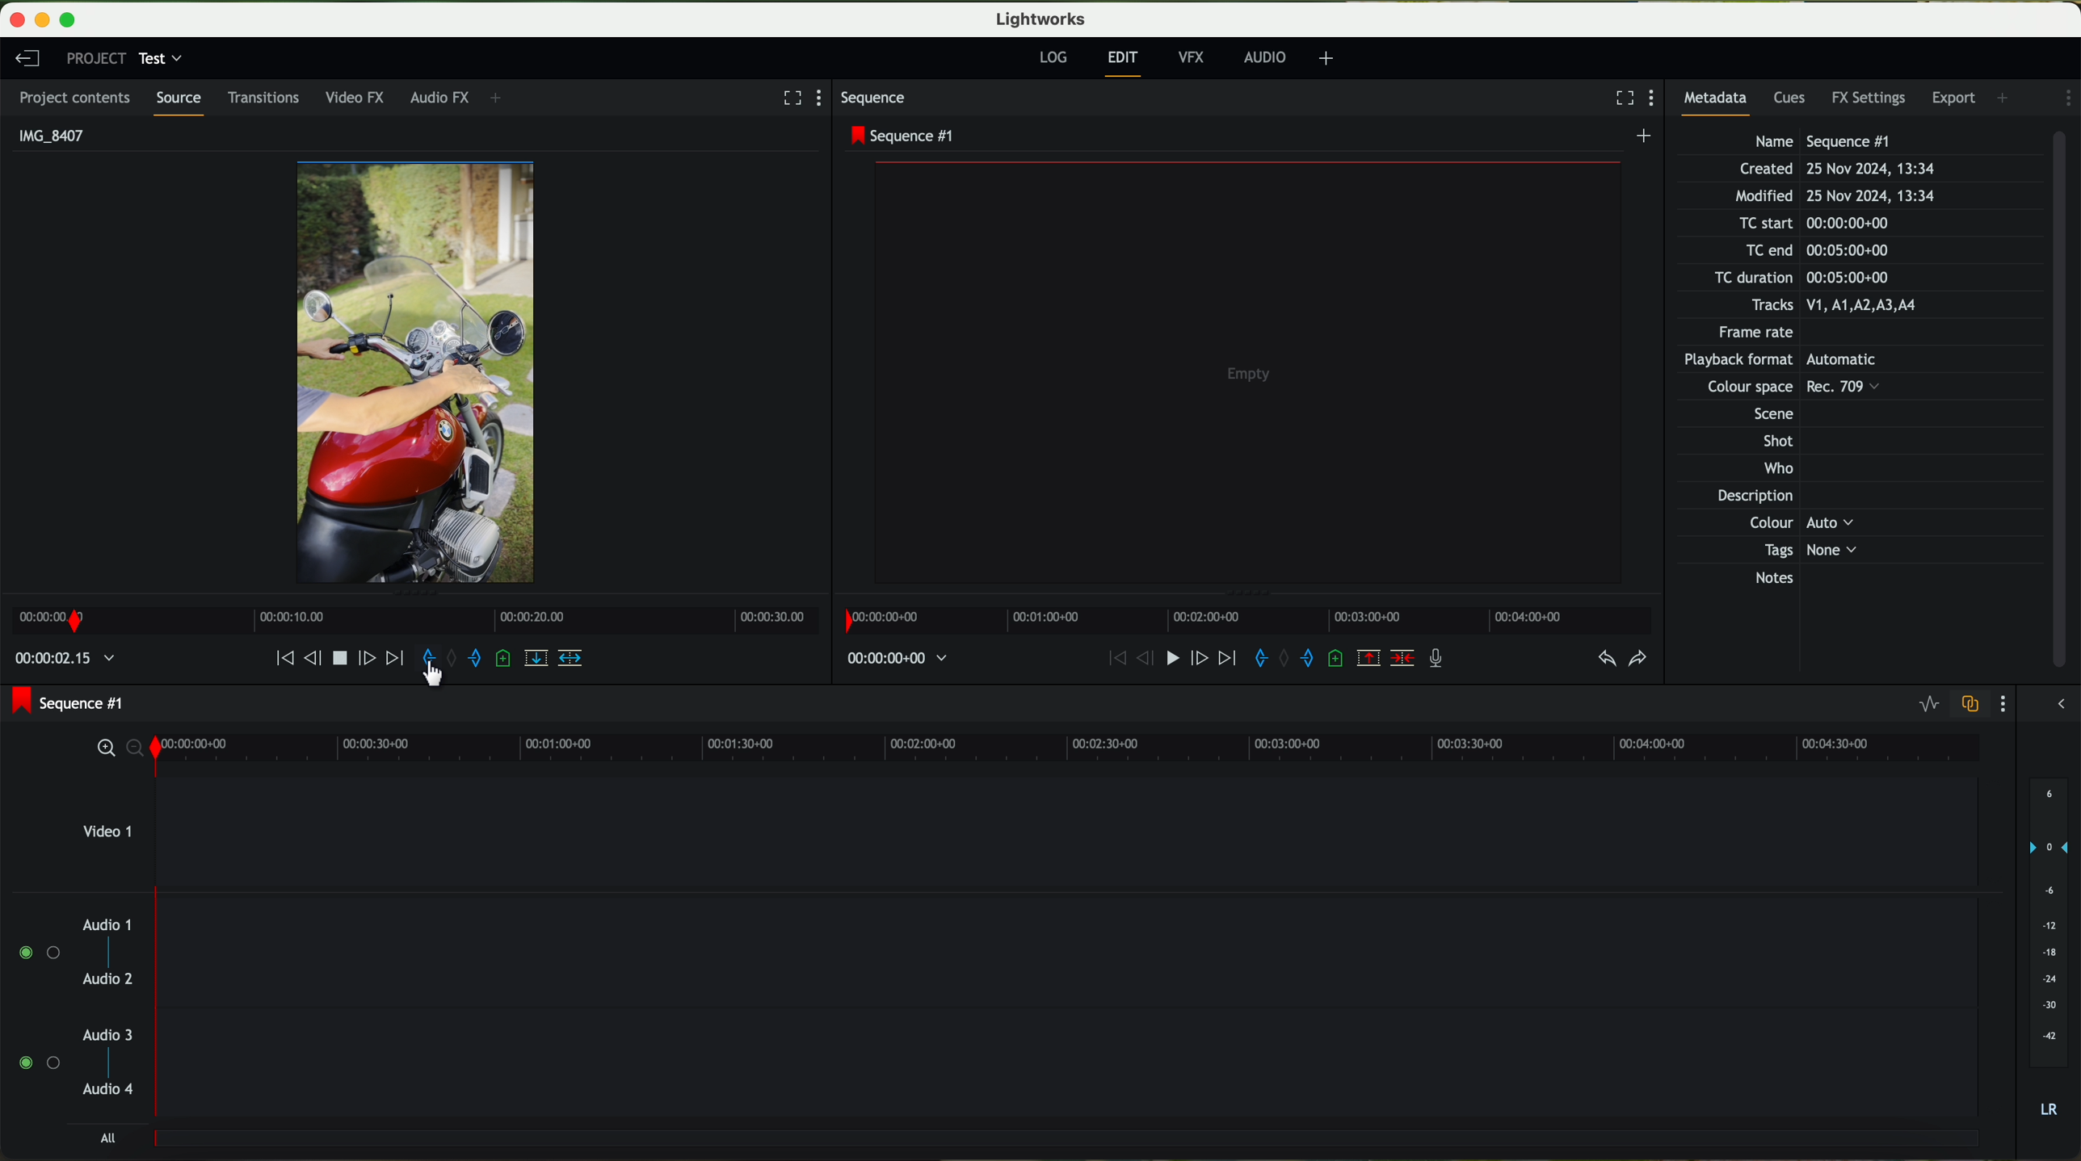  What do you see at coordinates (900, 659) in the screenshot?
I see `time` at bounding box center [900, 659].